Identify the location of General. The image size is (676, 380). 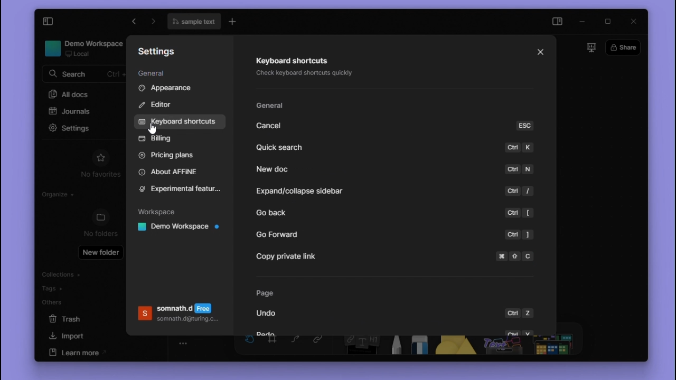
(272, 107).